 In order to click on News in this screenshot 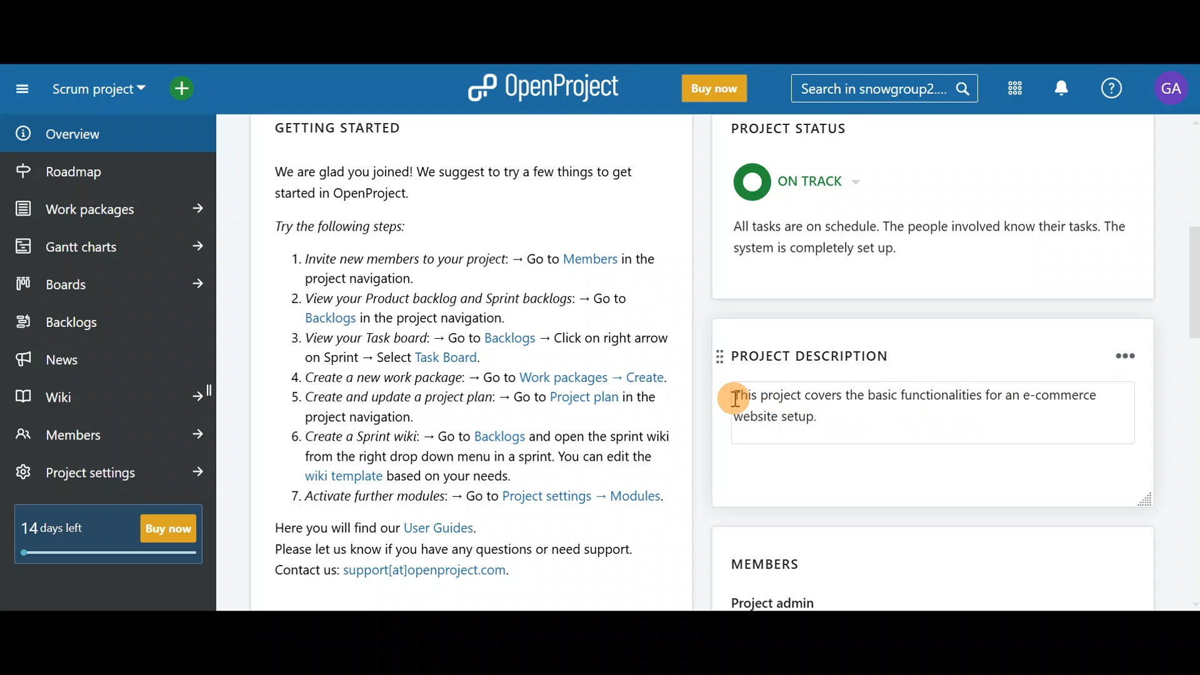, I will do `click(107, 356)`.